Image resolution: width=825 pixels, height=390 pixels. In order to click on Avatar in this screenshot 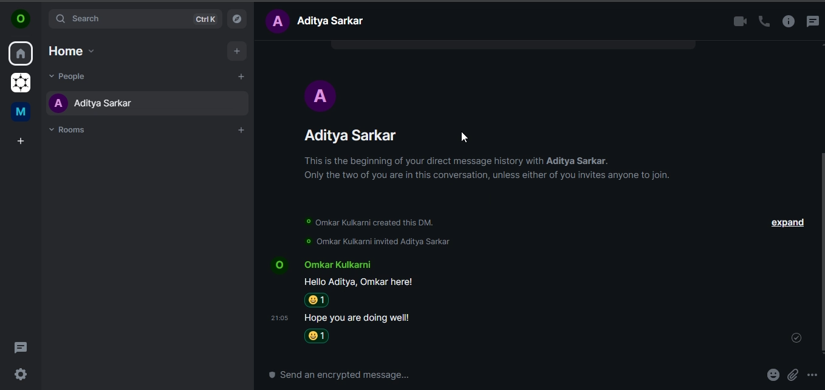, I will do `click(277, 264)`.